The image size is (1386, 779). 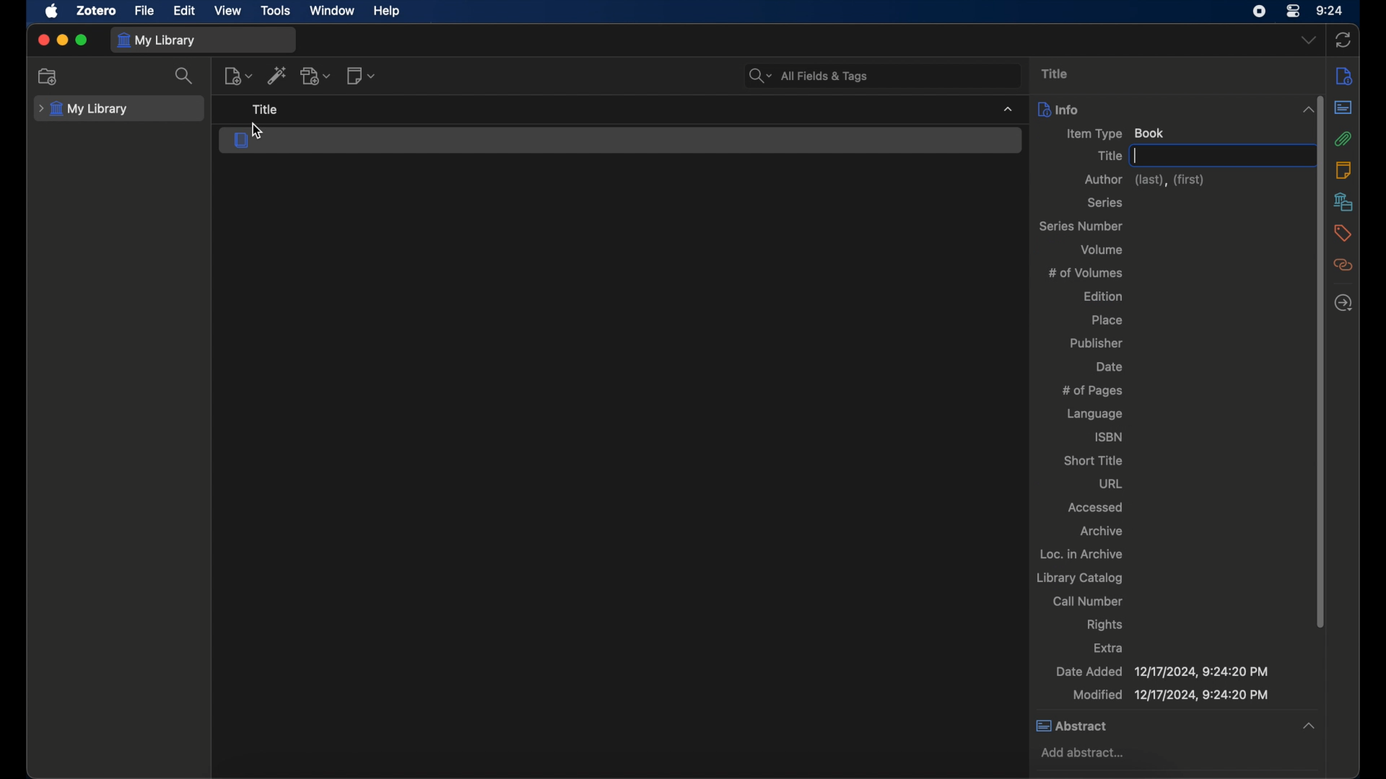 I want to click on new collection, so click(x=48, y=76).